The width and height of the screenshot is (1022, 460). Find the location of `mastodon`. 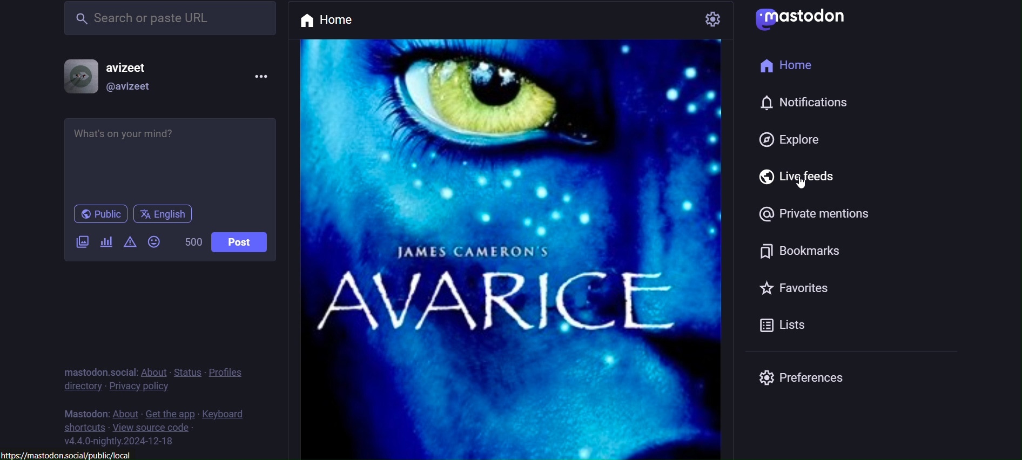

mastodon is located at coordinates (800, 19).